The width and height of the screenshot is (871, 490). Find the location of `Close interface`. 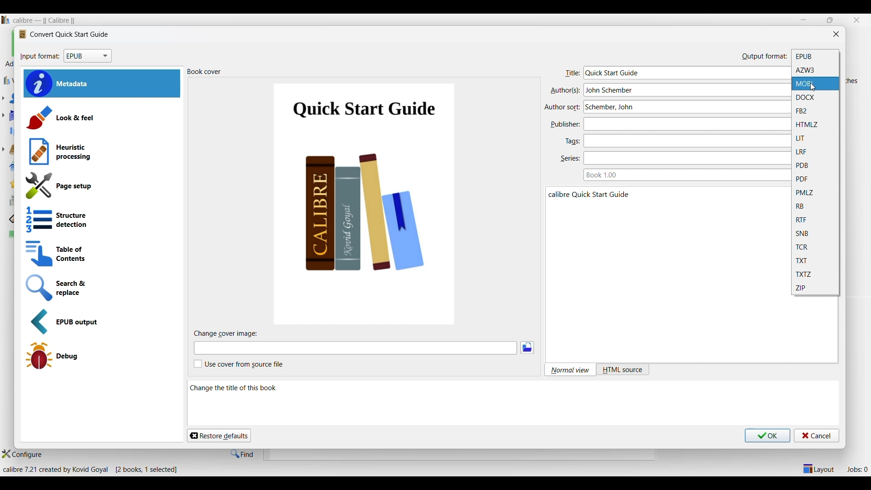

Close interface is located at coordinates (856, 20).